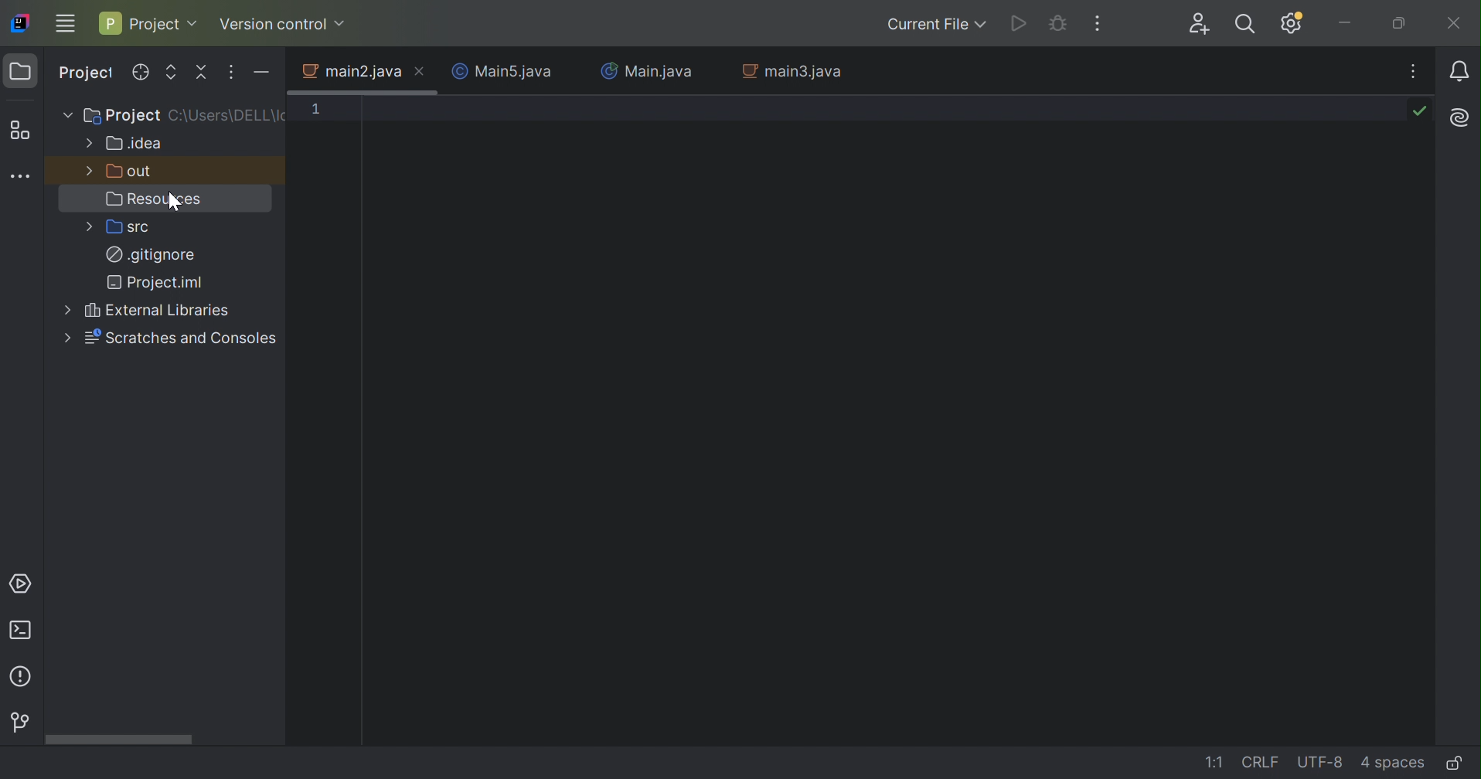 The image size is (1481, 779). Describe the element at coordinates (87, 143) in the screenshot. I see `More` at that location.